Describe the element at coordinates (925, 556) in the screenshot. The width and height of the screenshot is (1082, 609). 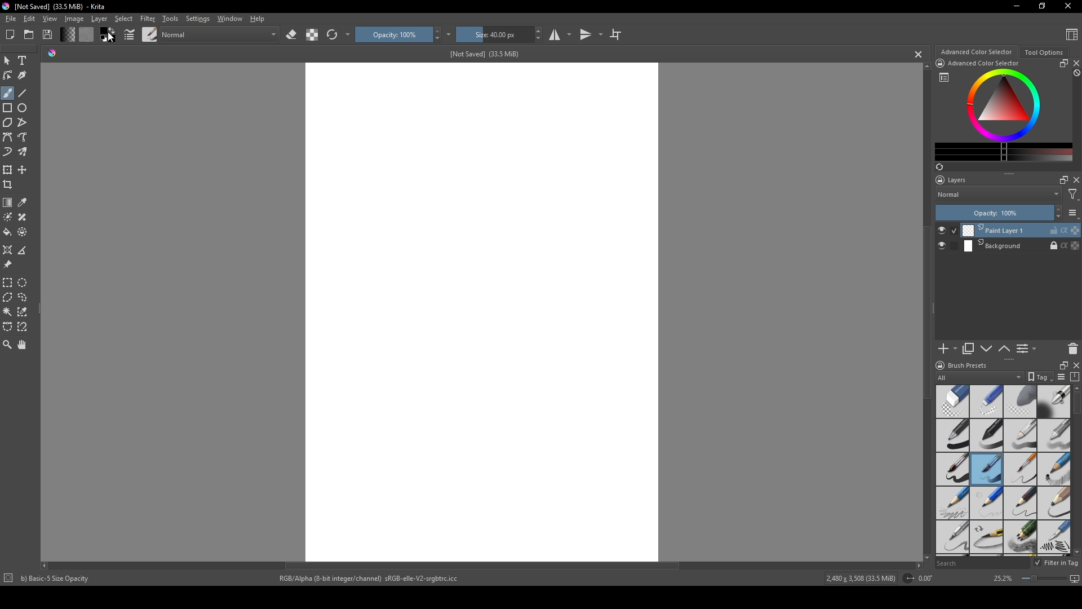
I see `scroll down` at that location.